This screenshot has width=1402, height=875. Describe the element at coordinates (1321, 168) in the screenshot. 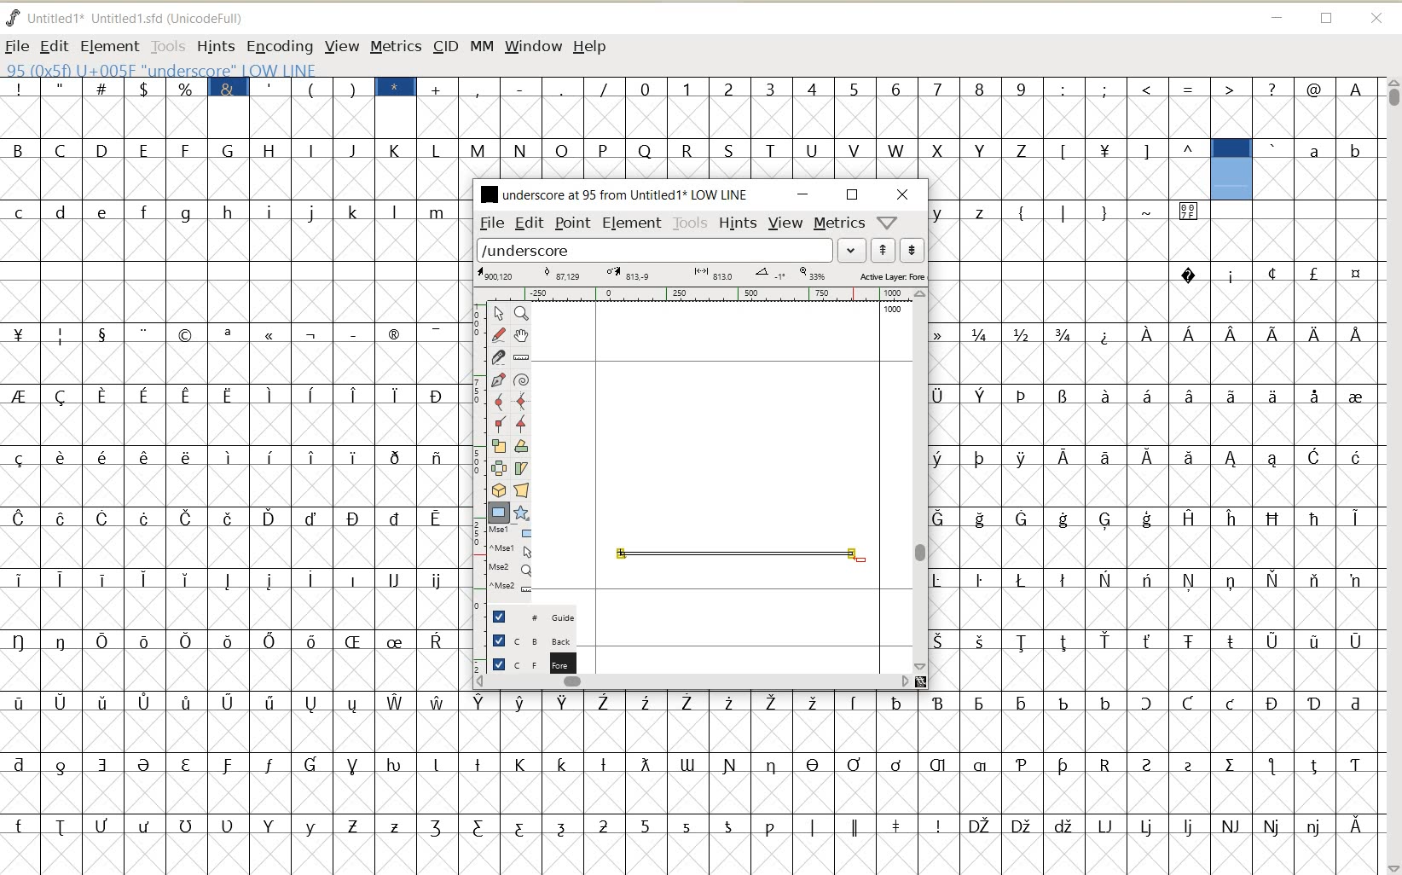

I see `GLYPHY CHARACTERS` at that location.